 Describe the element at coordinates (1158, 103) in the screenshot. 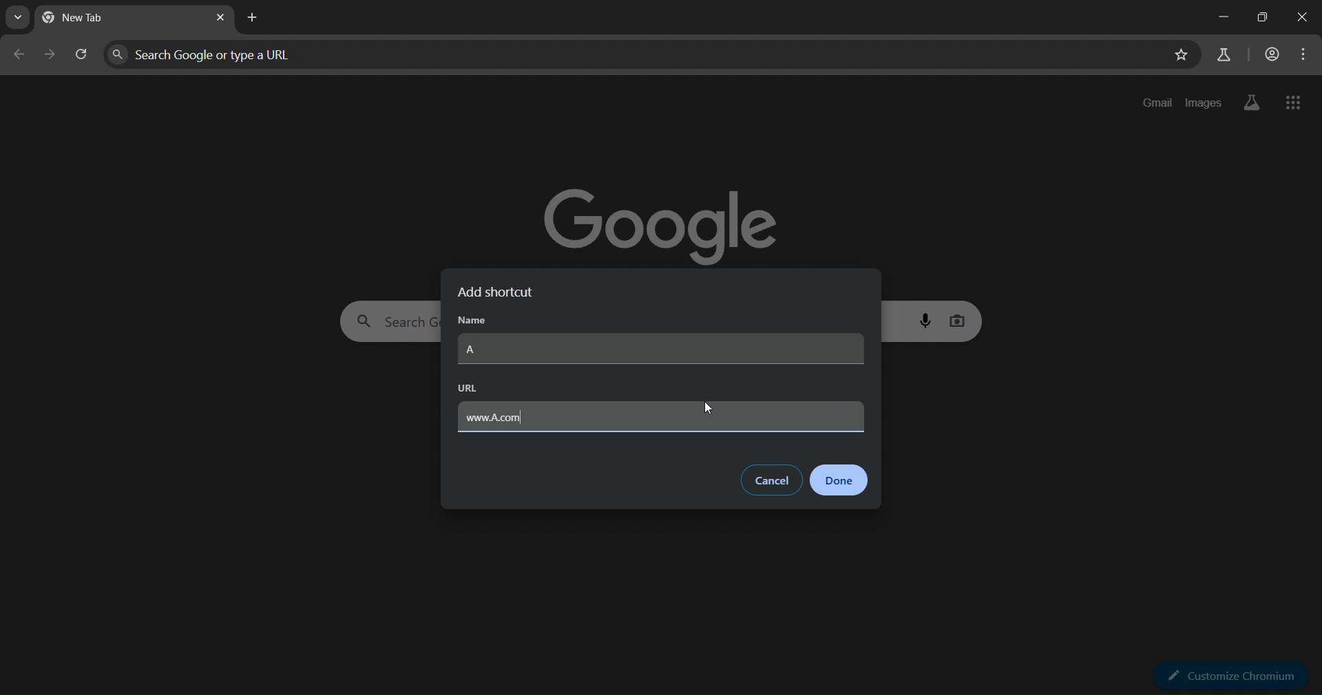

I see `gmail` at that location.